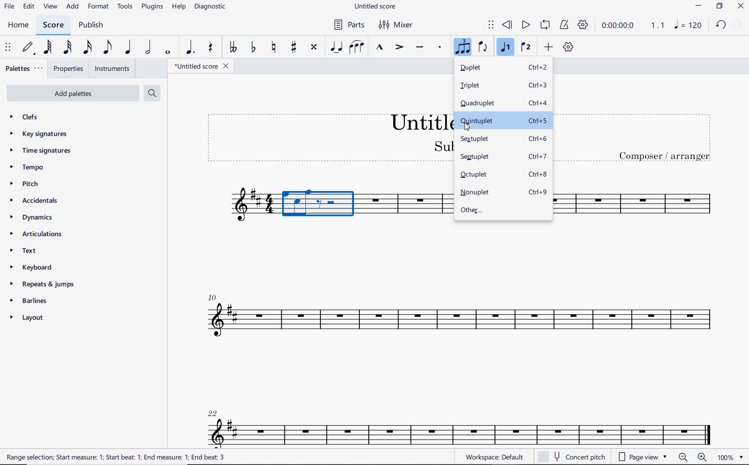 This screenshot has width=749, height=465. I want to click on EDIT, so click(29, 7).